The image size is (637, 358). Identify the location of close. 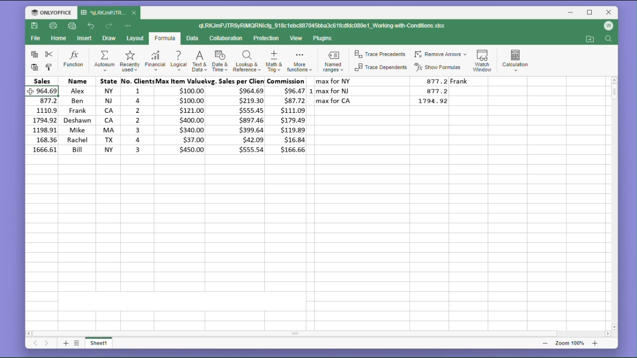
(134, 13).